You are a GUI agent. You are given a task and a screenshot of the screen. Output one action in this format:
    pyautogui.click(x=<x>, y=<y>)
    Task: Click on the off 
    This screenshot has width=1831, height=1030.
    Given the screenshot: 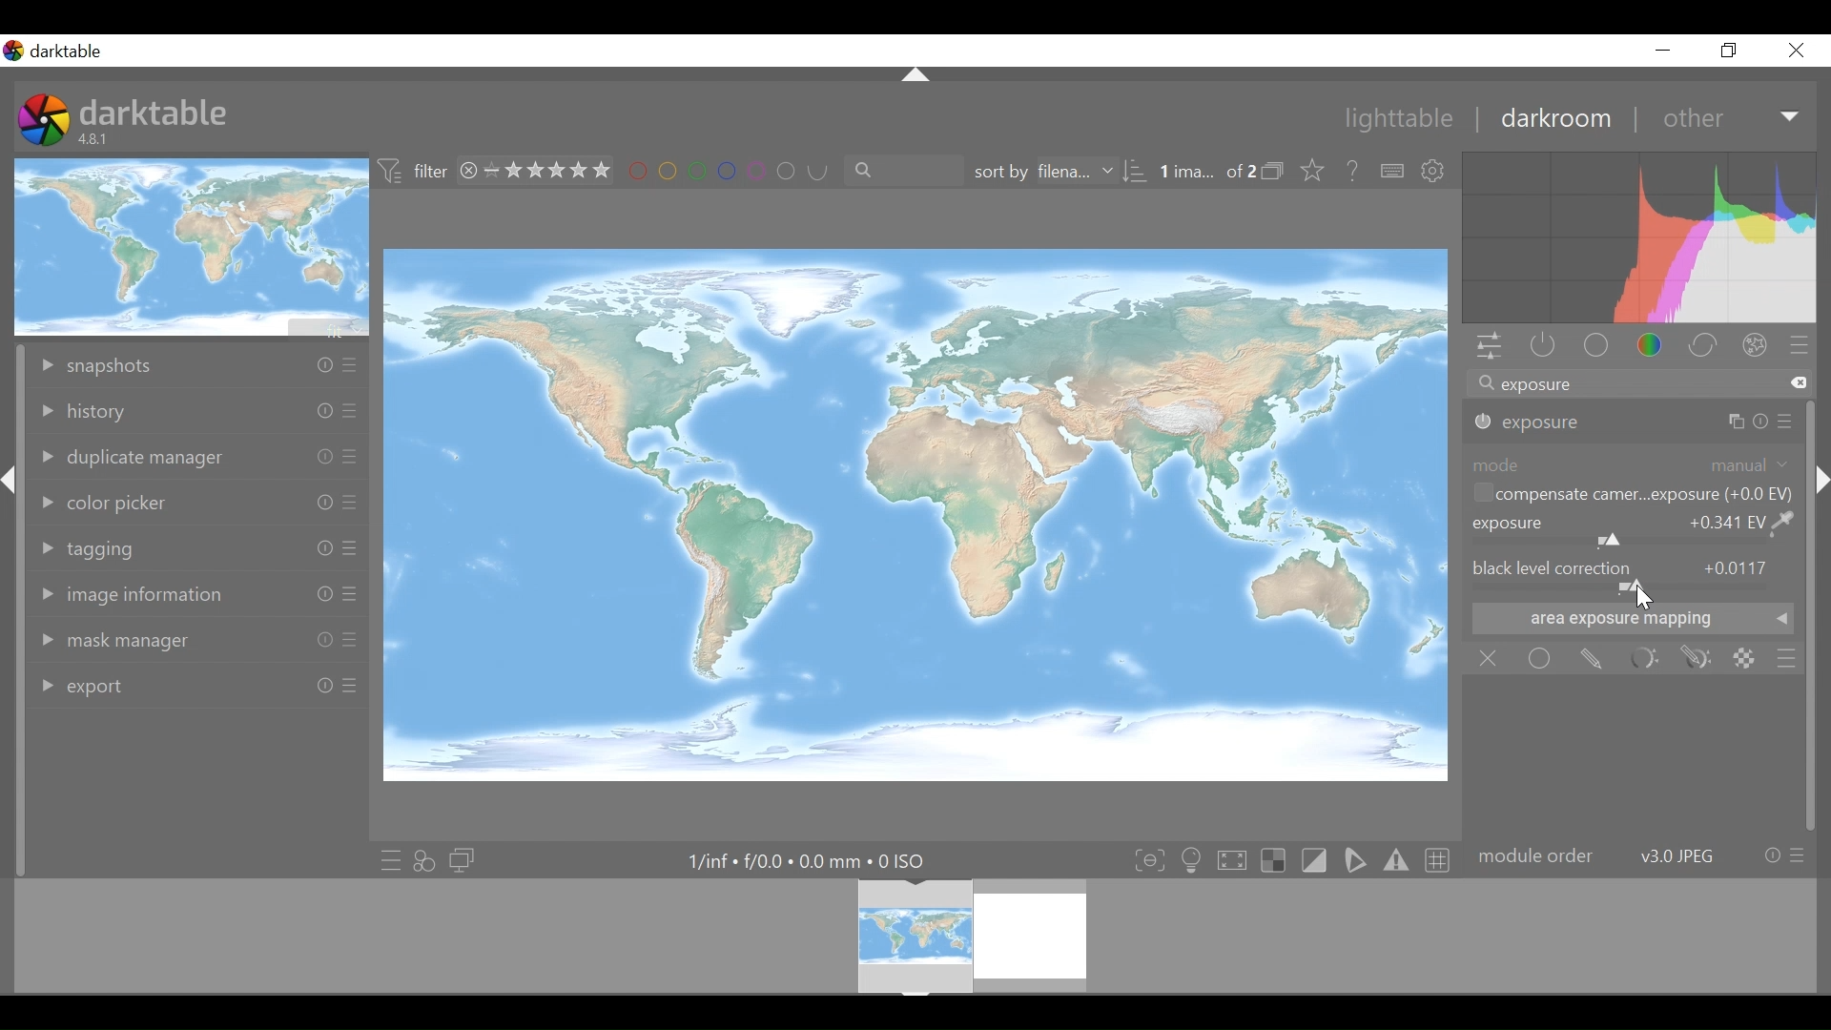 What is the action you would take?
    pyautogui.click(x=1490, y=658)
    